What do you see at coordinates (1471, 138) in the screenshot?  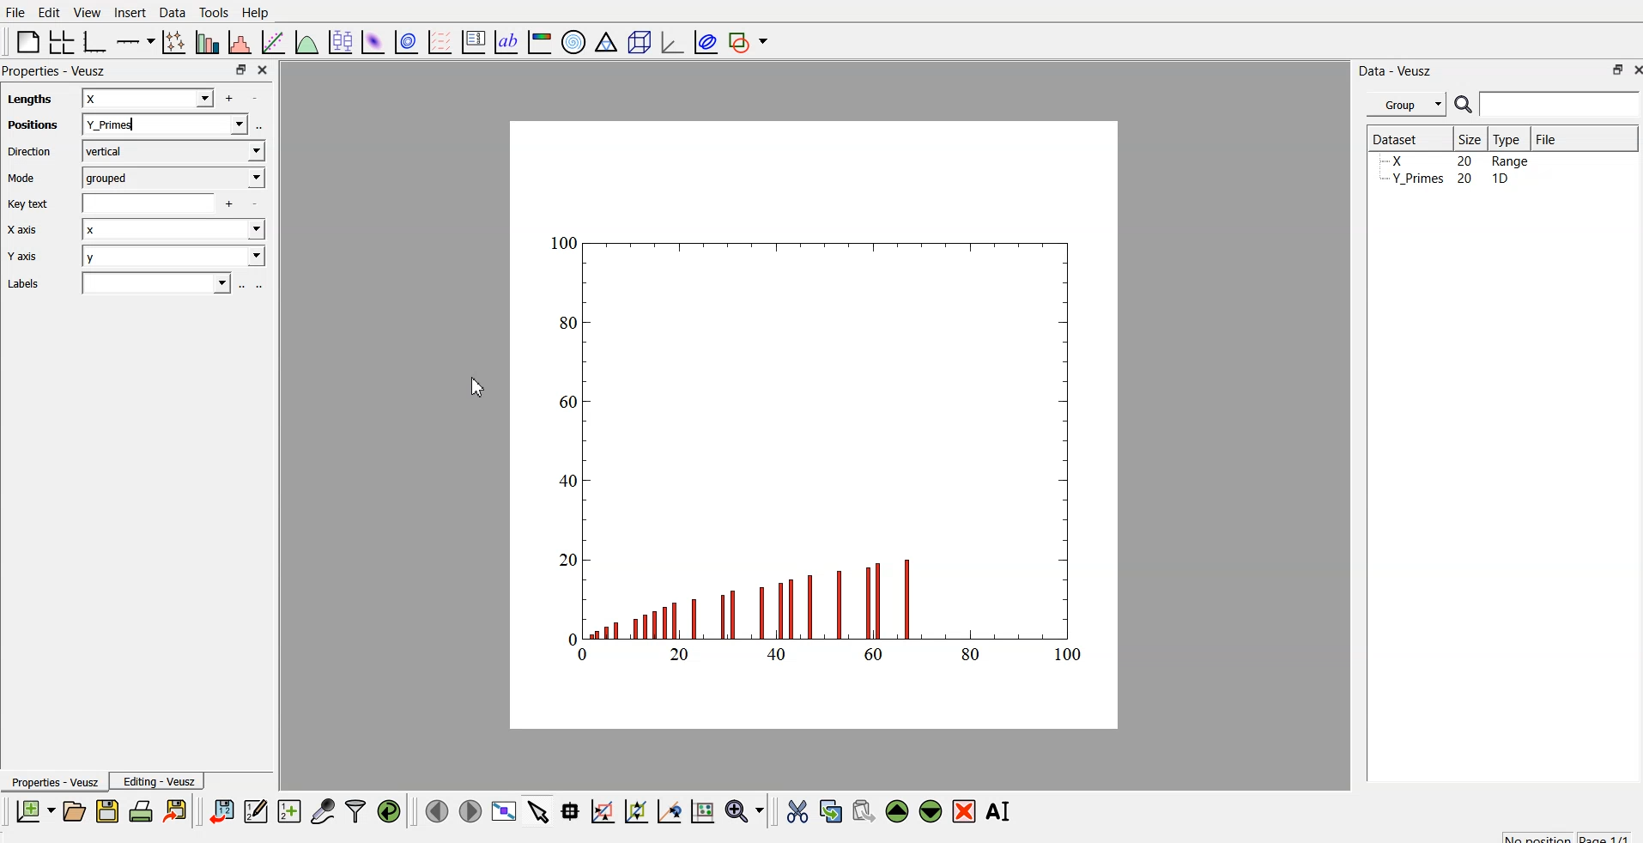 I see `| Size` at bounding box center [1471, 138].